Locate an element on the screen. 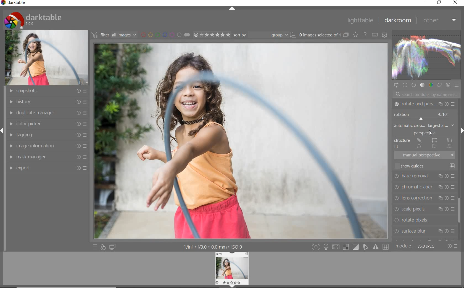  CURSOR POSITION is located at coordinates (431, 133).